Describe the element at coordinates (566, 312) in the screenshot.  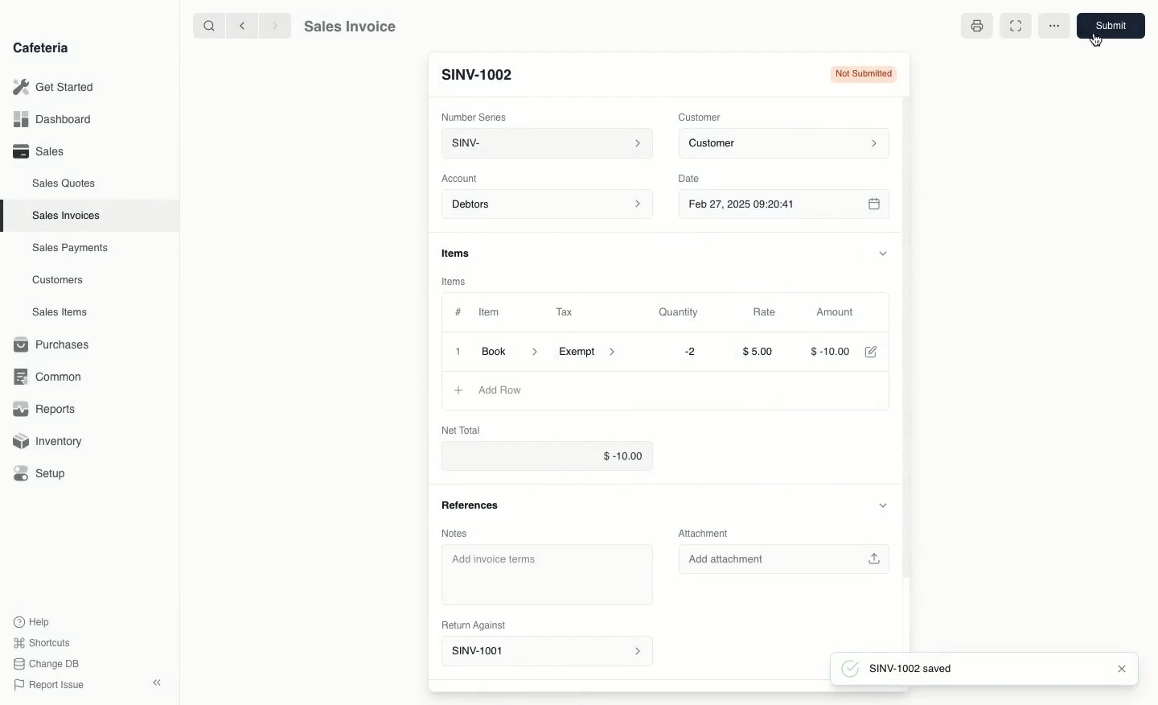
I see `Tax` at that location.